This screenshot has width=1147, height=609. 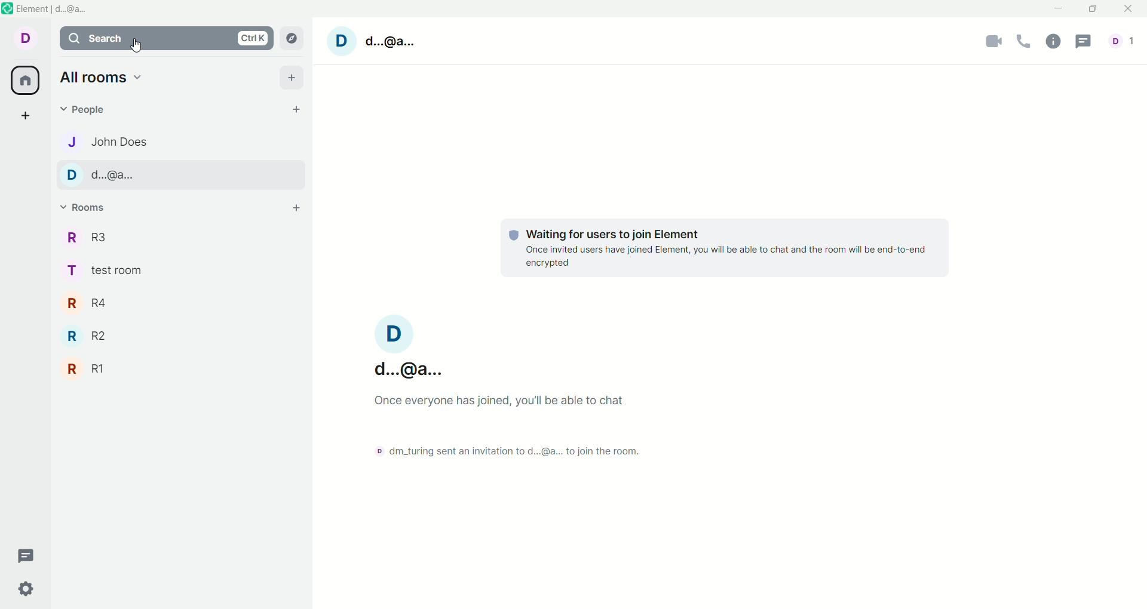 What do you see at coordinates (53, 9) in the screenshot?
I see `Element | d..@a...` at bounding box center [53, 9].